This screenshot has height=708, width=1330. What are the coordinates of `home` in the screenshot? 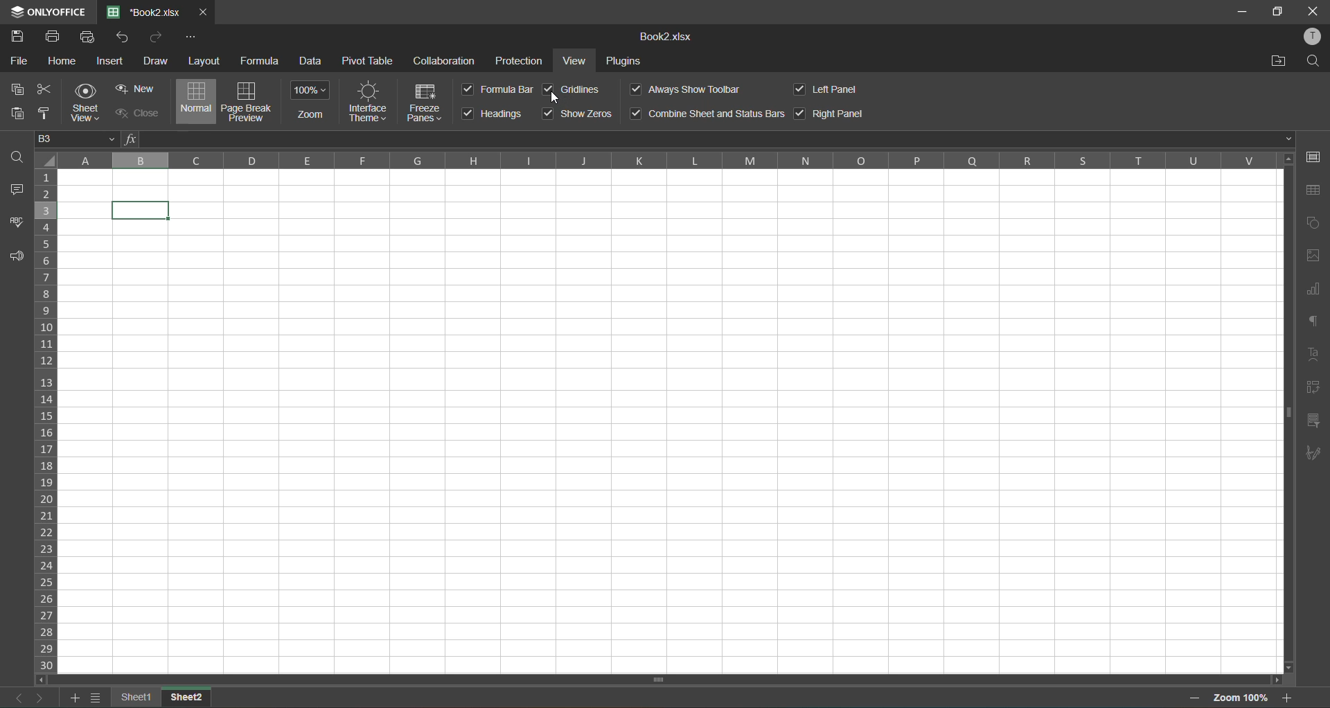 It's located at (66, 62).